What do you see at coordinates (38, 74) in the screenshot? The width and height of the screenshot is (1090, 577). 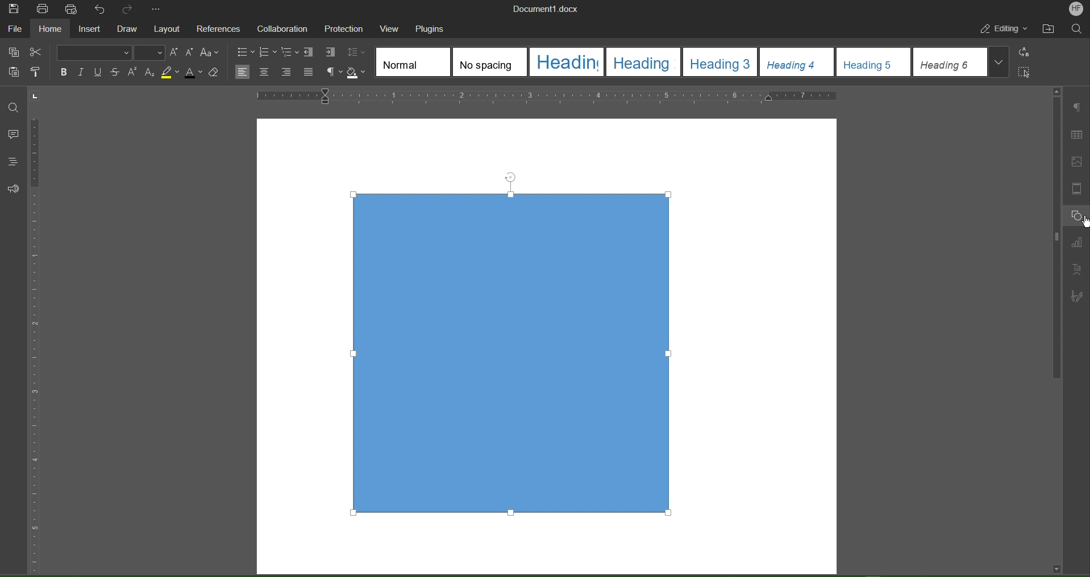 I see `Style Copy` at bounding box center [38, 74].